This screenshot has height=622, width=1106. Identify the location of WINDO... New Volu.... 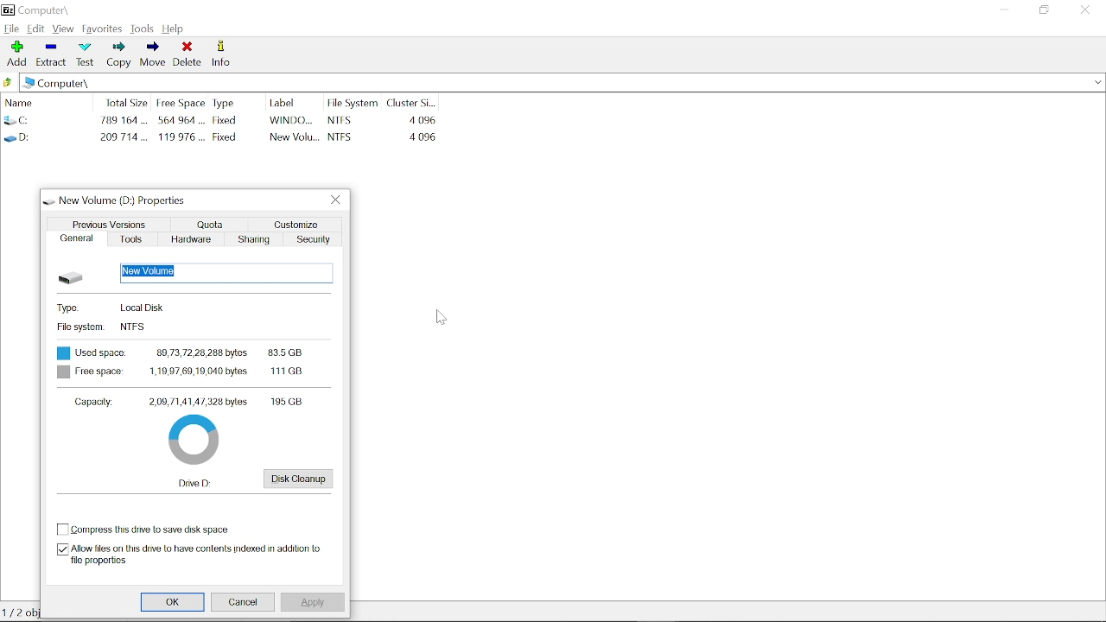
(295, 130).